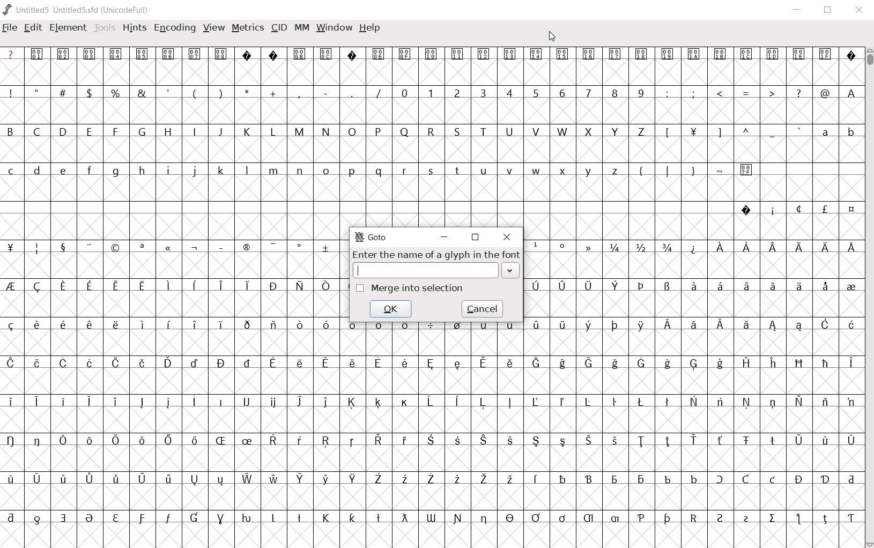 Image resolution: width=874 pixels, height=548 pixels. What do you see at coordinates (850, 286) in the screenshot?
I see `Symbol` at bounding box center [850, 286].